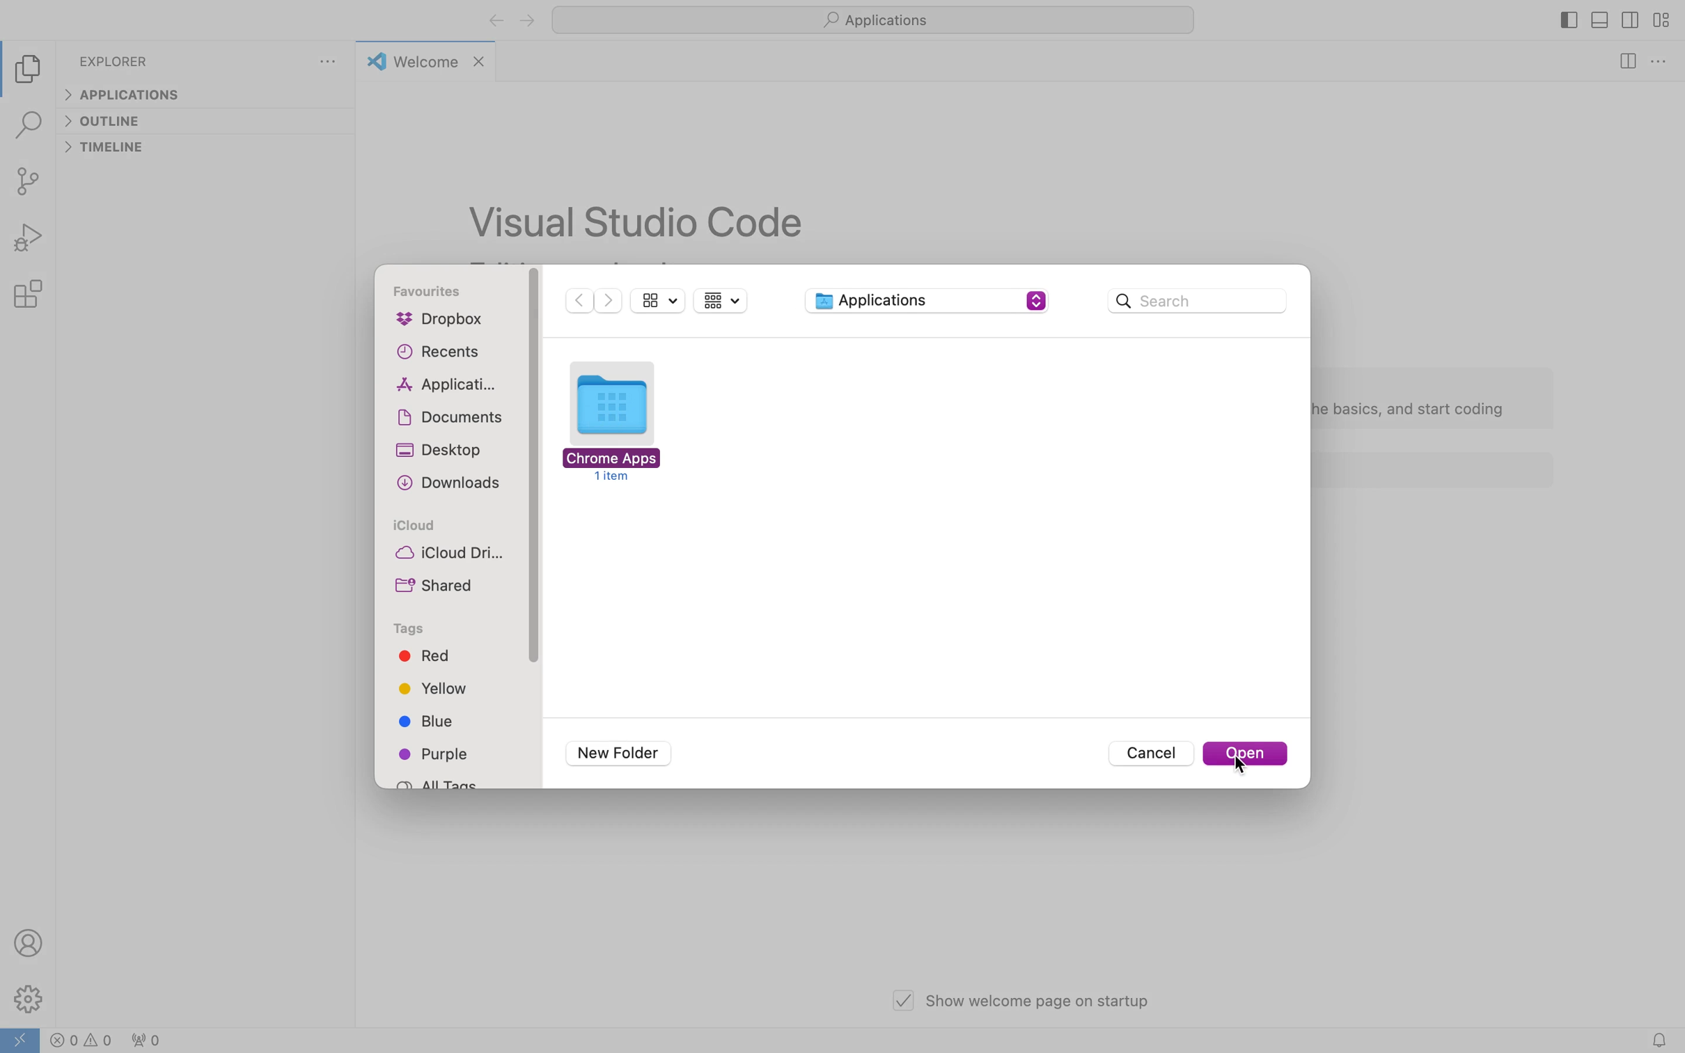 The height and width of the screenshot is (1053, 1685). What do you see at coordinates (1020, 1000) in the screenshot?
I see `show welcome page on startup` at bounding box center [1020, 1000].